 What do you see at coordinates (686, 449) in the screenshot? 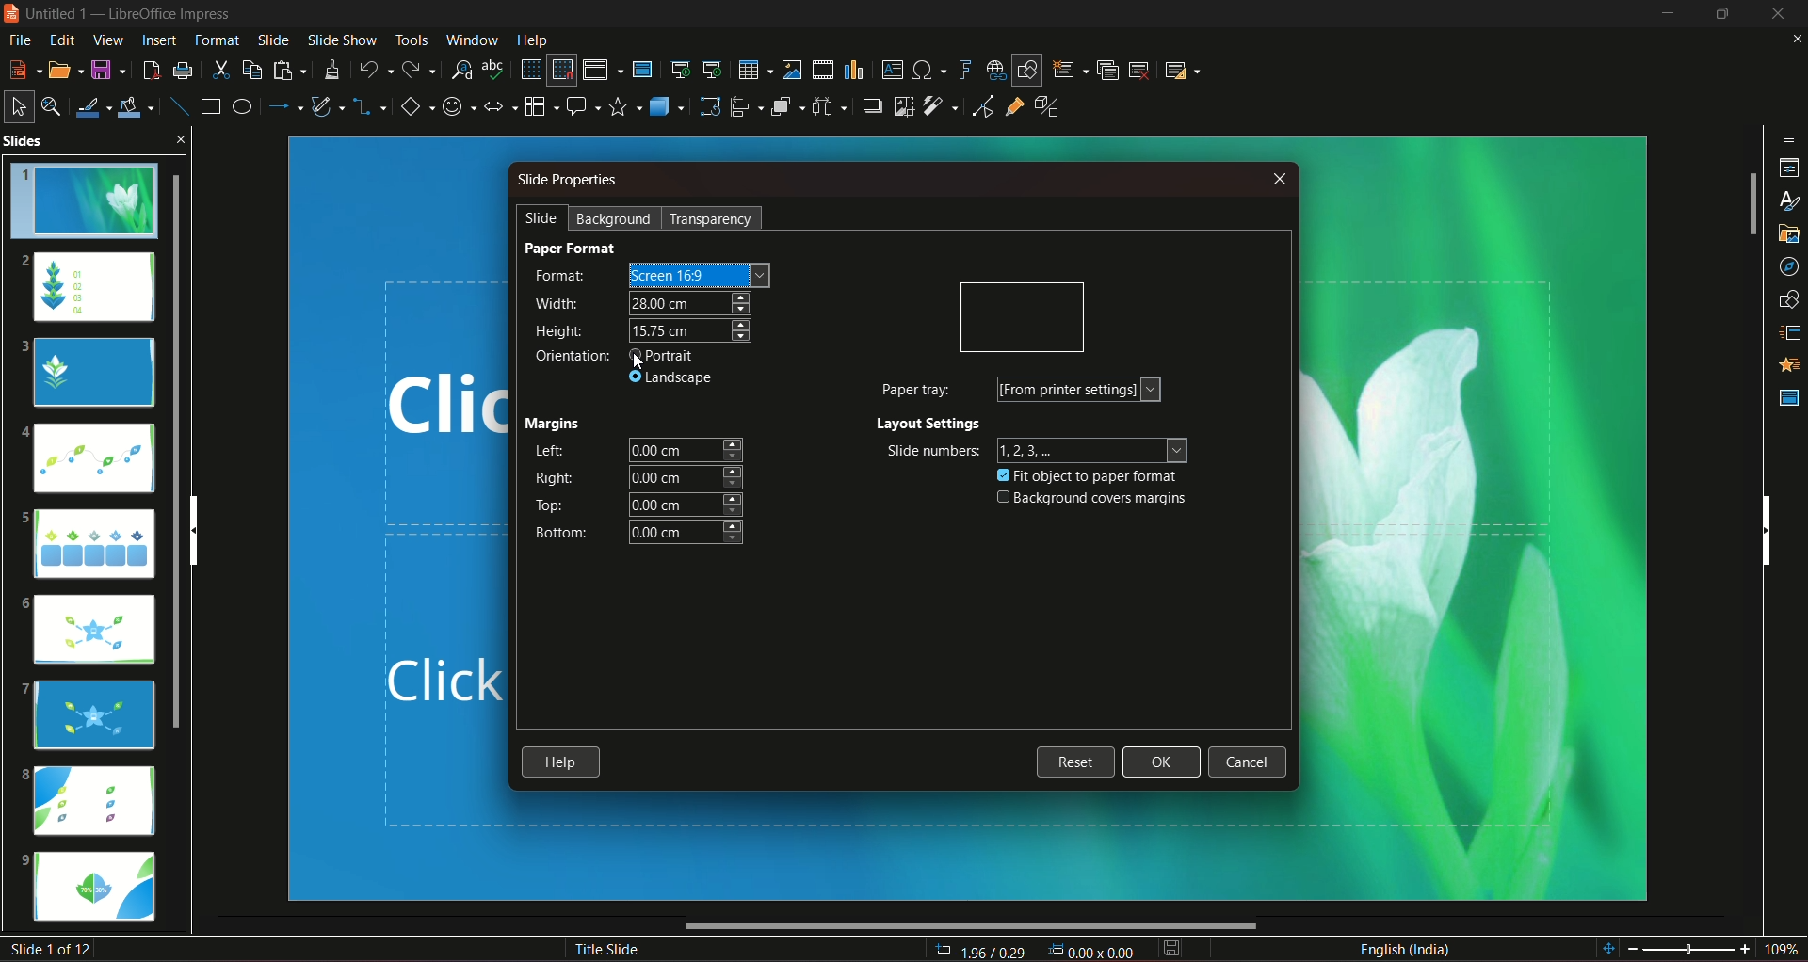
I see `left margin` at bounding box center [686, 449].